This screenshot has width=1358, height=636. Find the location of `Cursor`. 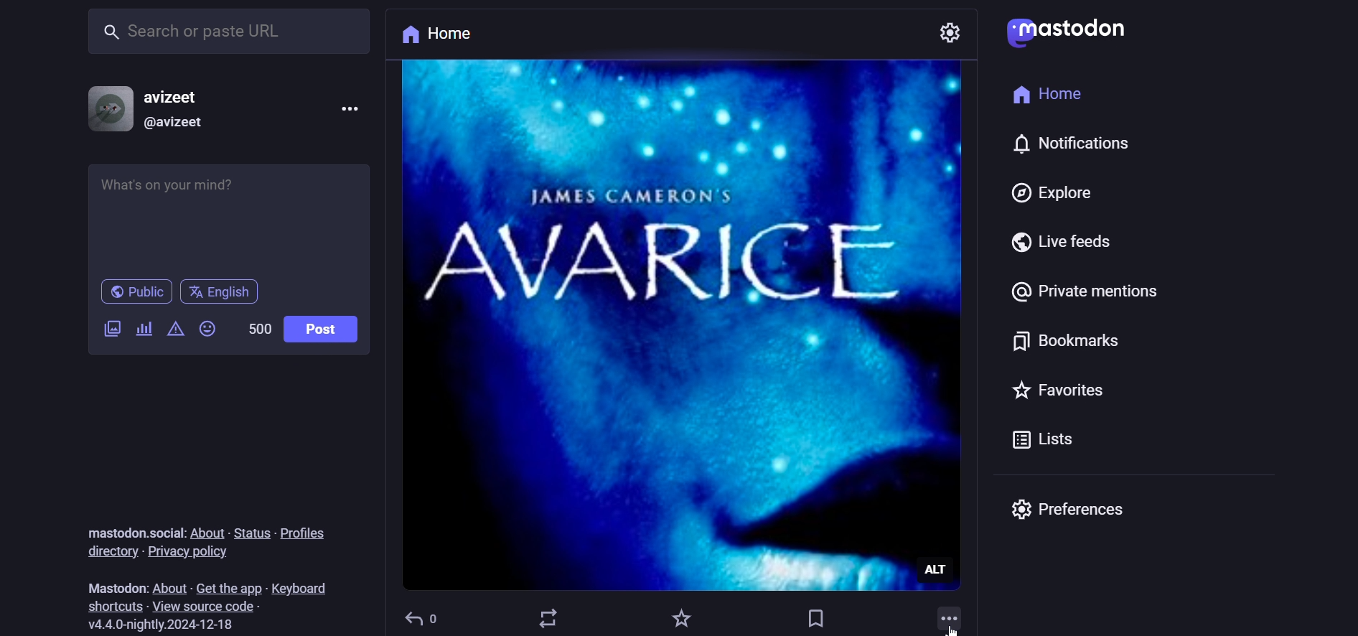

Cursor is located at coordinates (954, 628).